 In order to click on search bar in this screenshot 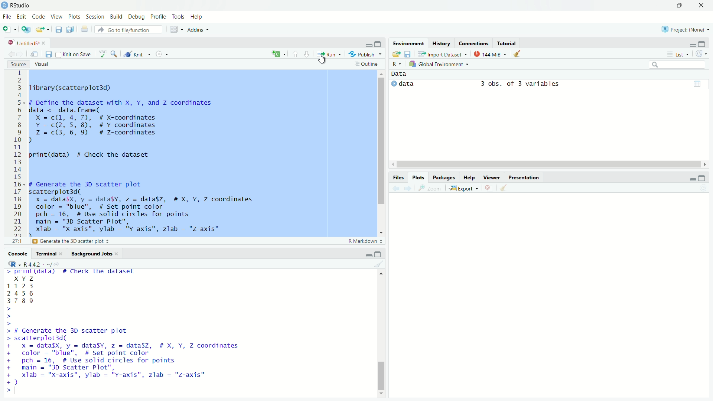, I will do `click(677, 65)`.